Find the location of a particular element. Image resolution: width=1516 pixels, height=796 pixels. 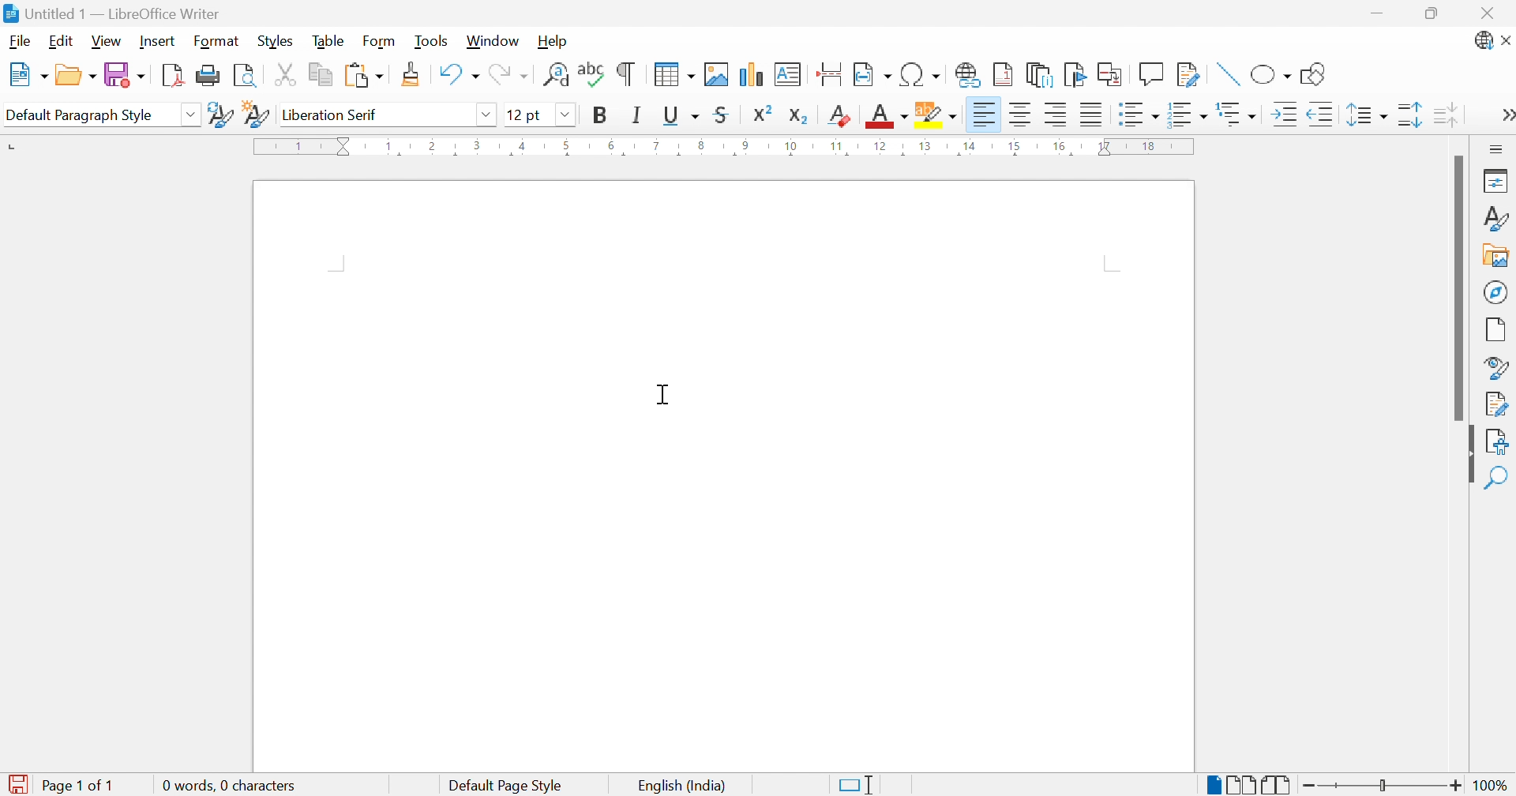

12 pt is located at coordinates (525, 115).